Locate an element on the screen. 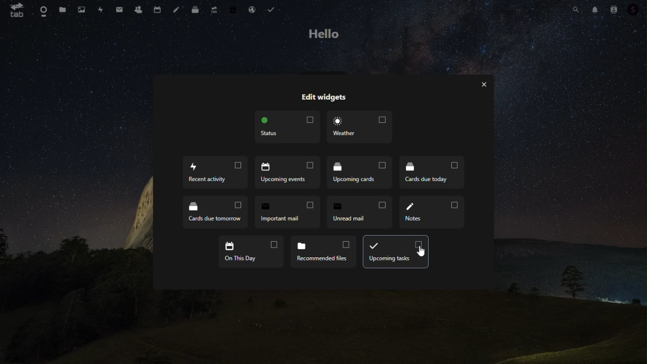 Image resolution: width=647 pixels, height=364 pixels. calendar is located at coordinates (159, 10).